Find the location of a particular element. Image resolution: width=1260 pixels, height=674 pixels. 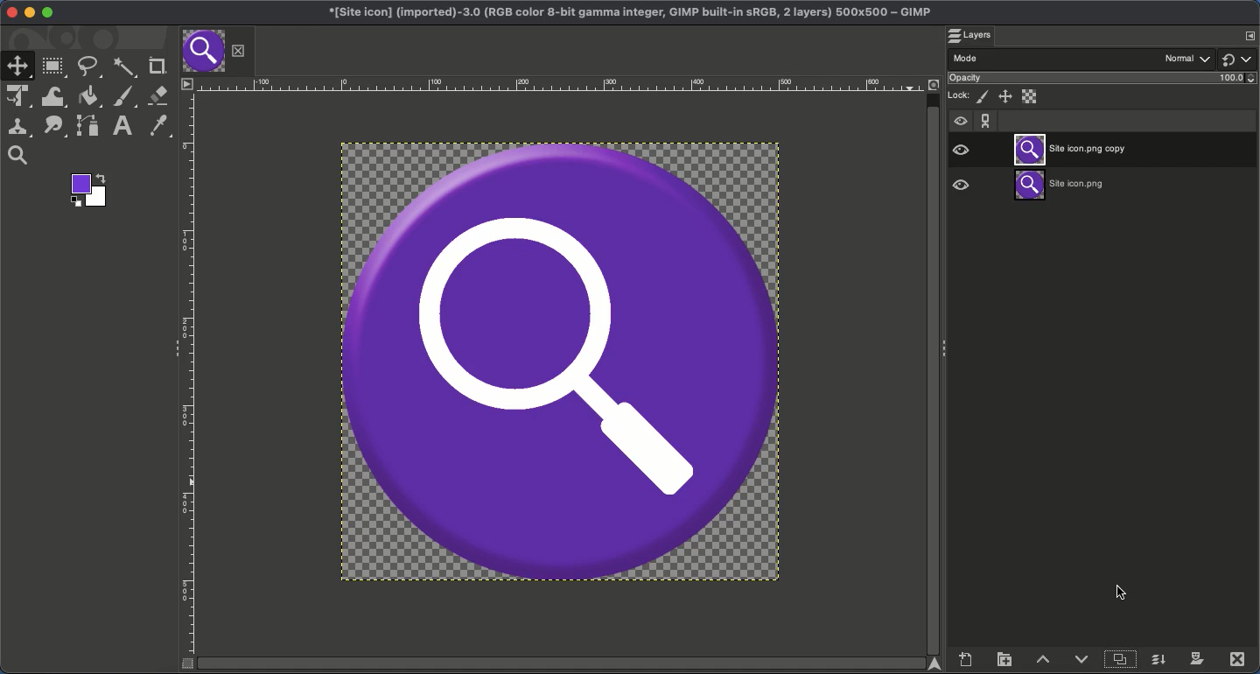

Eraser is located at coordinates (157, 95).